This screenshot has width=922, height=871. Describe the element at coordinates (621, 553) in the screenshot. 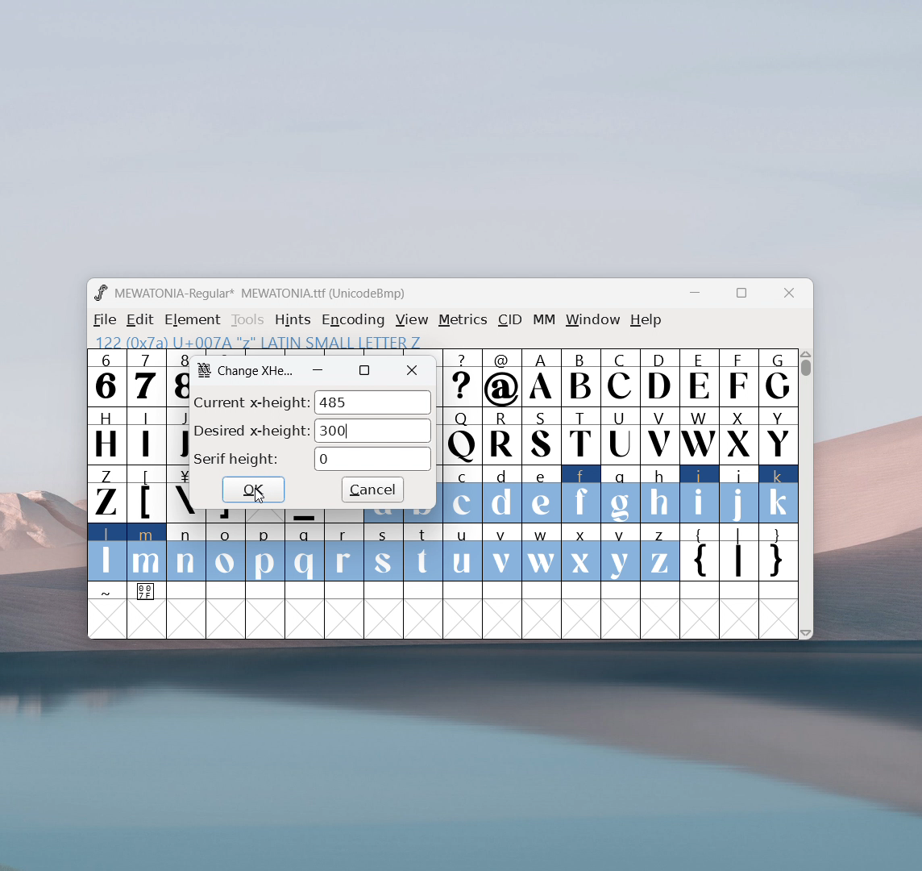

I see `y` at that location.